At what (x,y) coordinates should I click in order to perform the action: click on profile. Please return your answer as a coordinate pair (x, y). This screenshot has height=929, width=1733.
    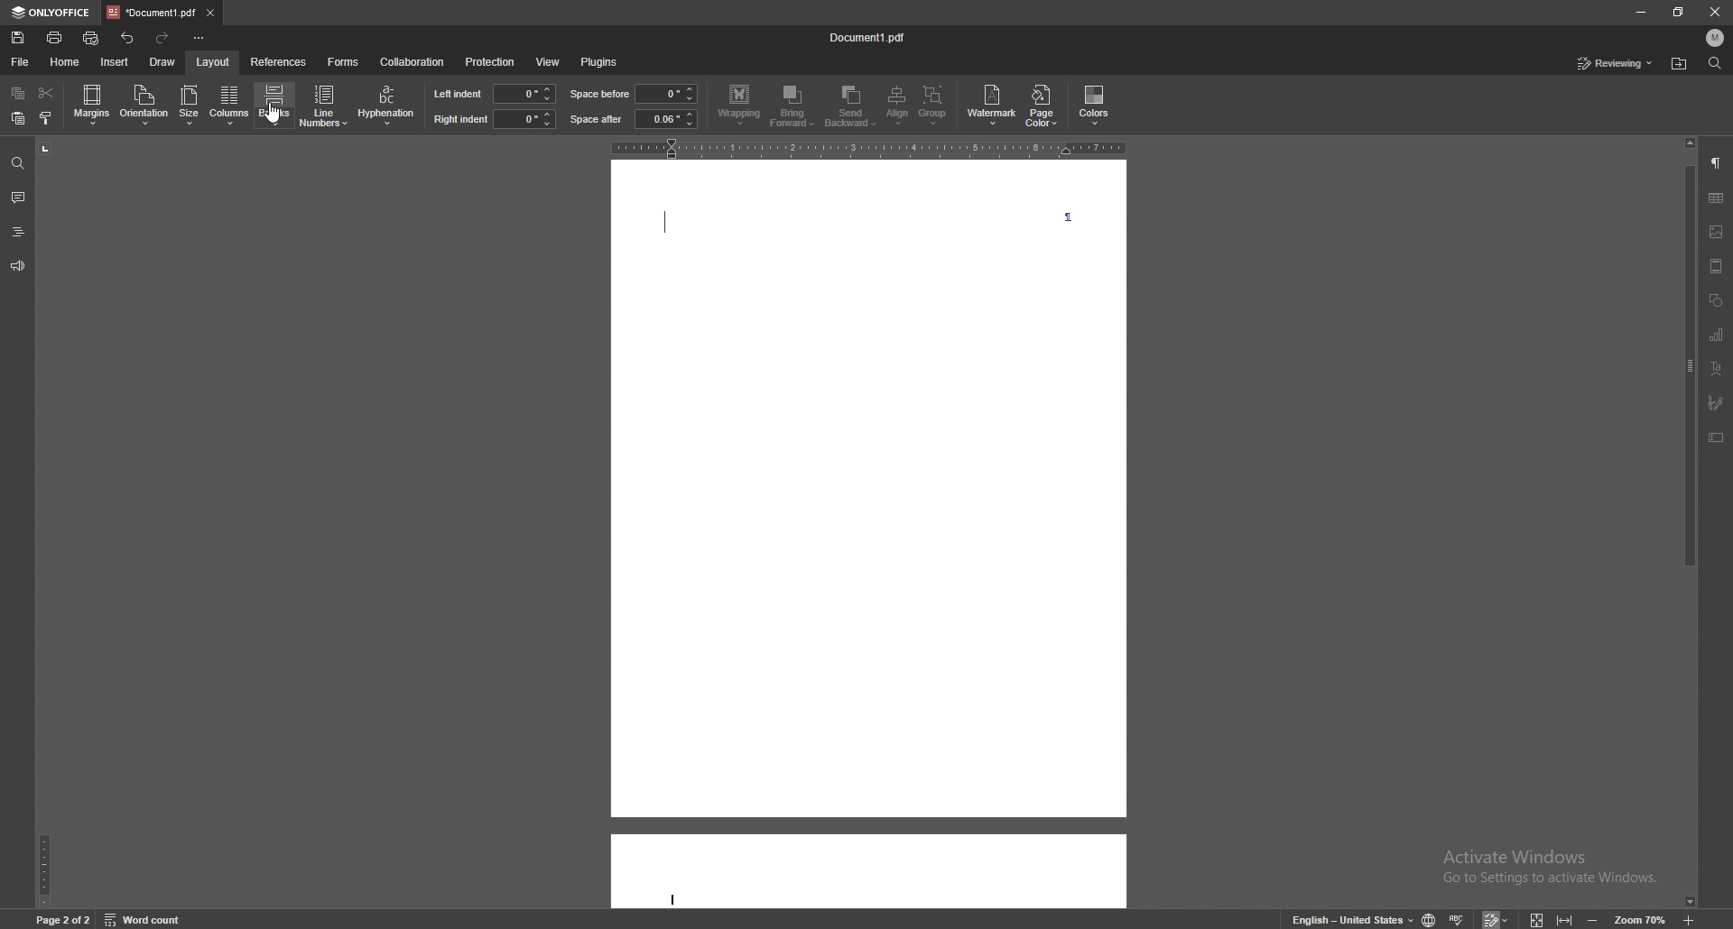
    Looking at the image, I should click on (1716, 37).